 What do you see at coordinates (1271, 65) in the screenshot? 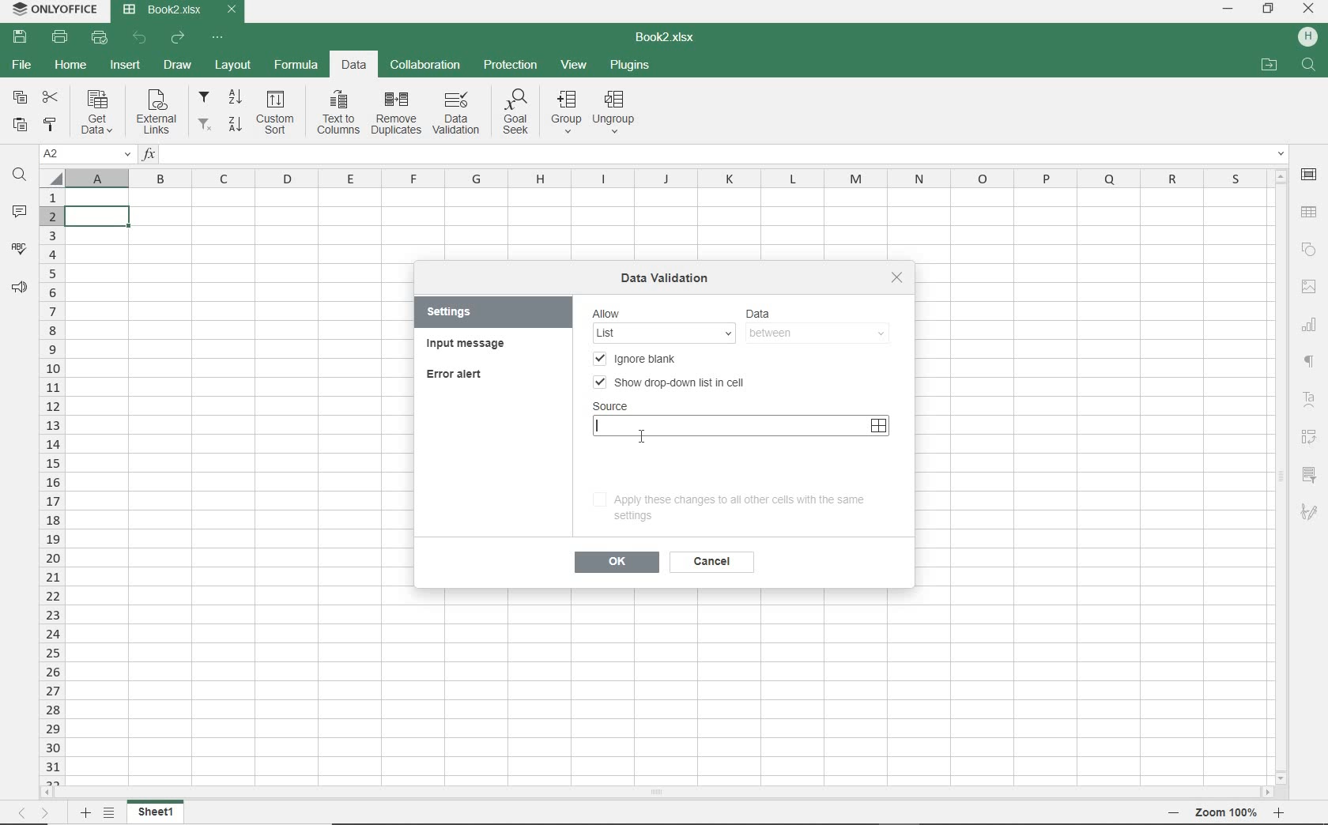
I see `OPEN FILE LOCATION` at bounding box center [1271, 65].